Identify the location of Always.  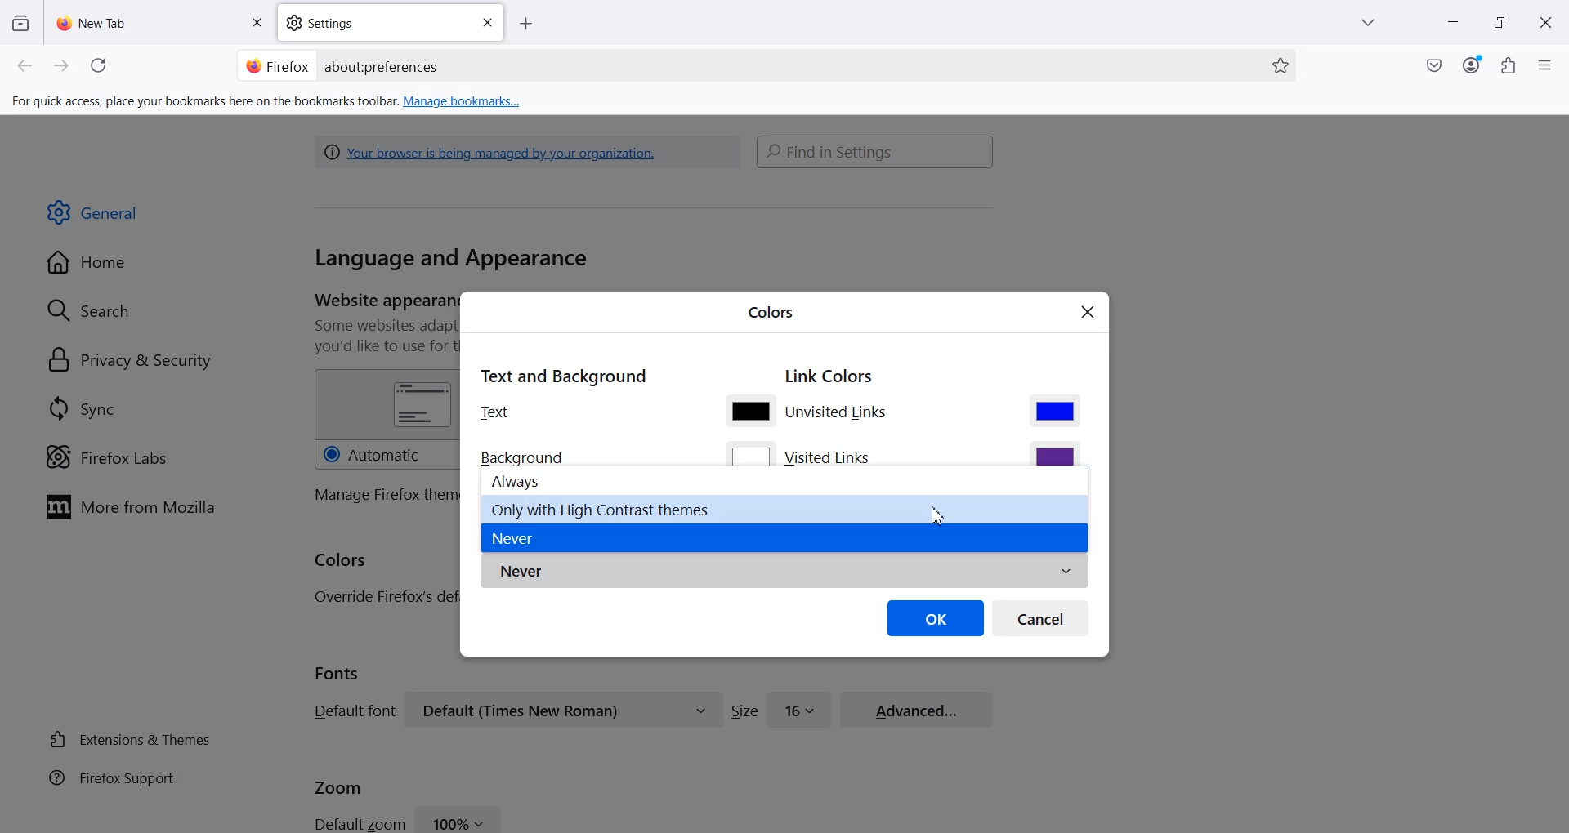
(784, 480).